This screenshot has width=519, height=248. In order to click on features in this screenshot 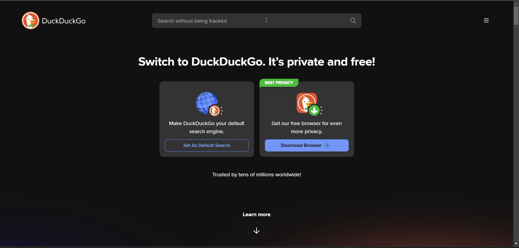, I will do `click(256, 230)`.